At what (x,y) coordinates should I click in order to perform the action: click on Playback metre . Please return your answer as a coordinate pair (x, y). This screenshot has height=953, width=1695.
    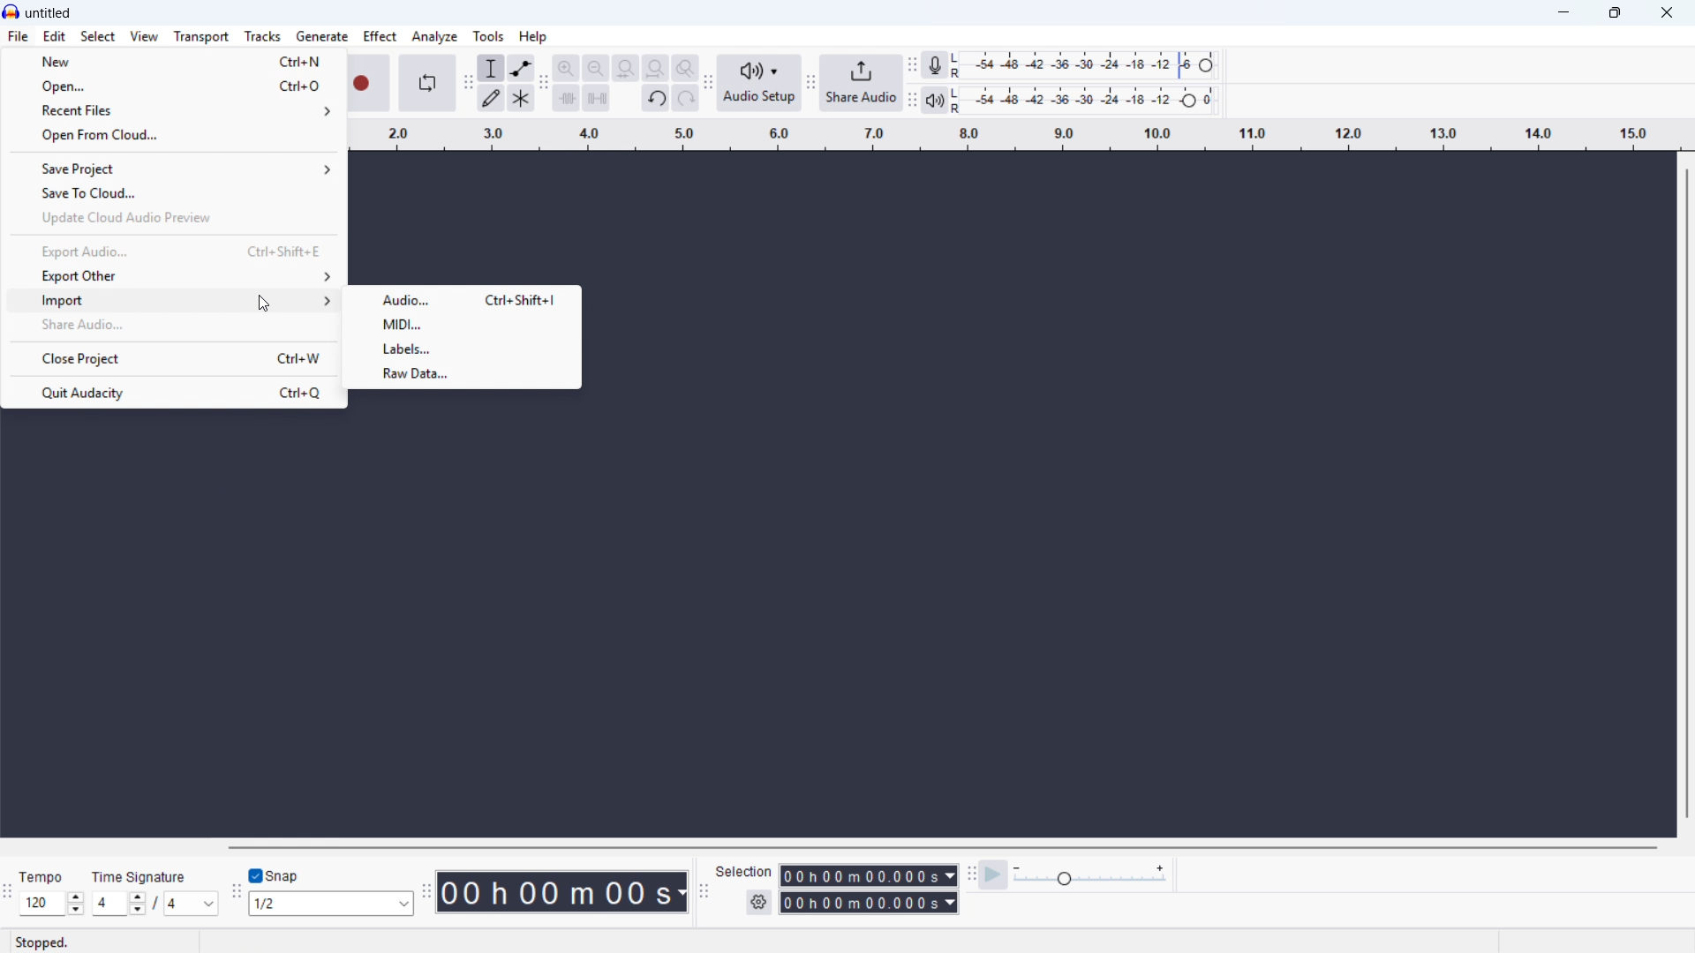
    Looking at the image, I should click on (935, 101).